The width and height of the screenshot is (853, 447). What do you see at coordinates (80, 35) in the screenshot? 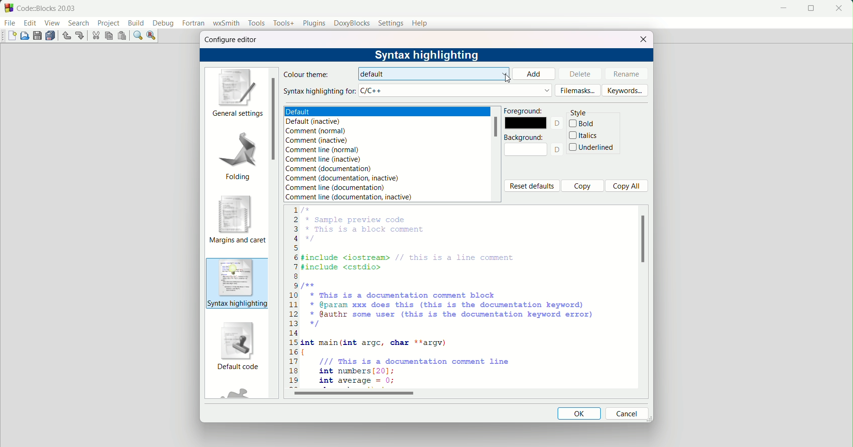
I see `redo` at bounding box center [80, 35].